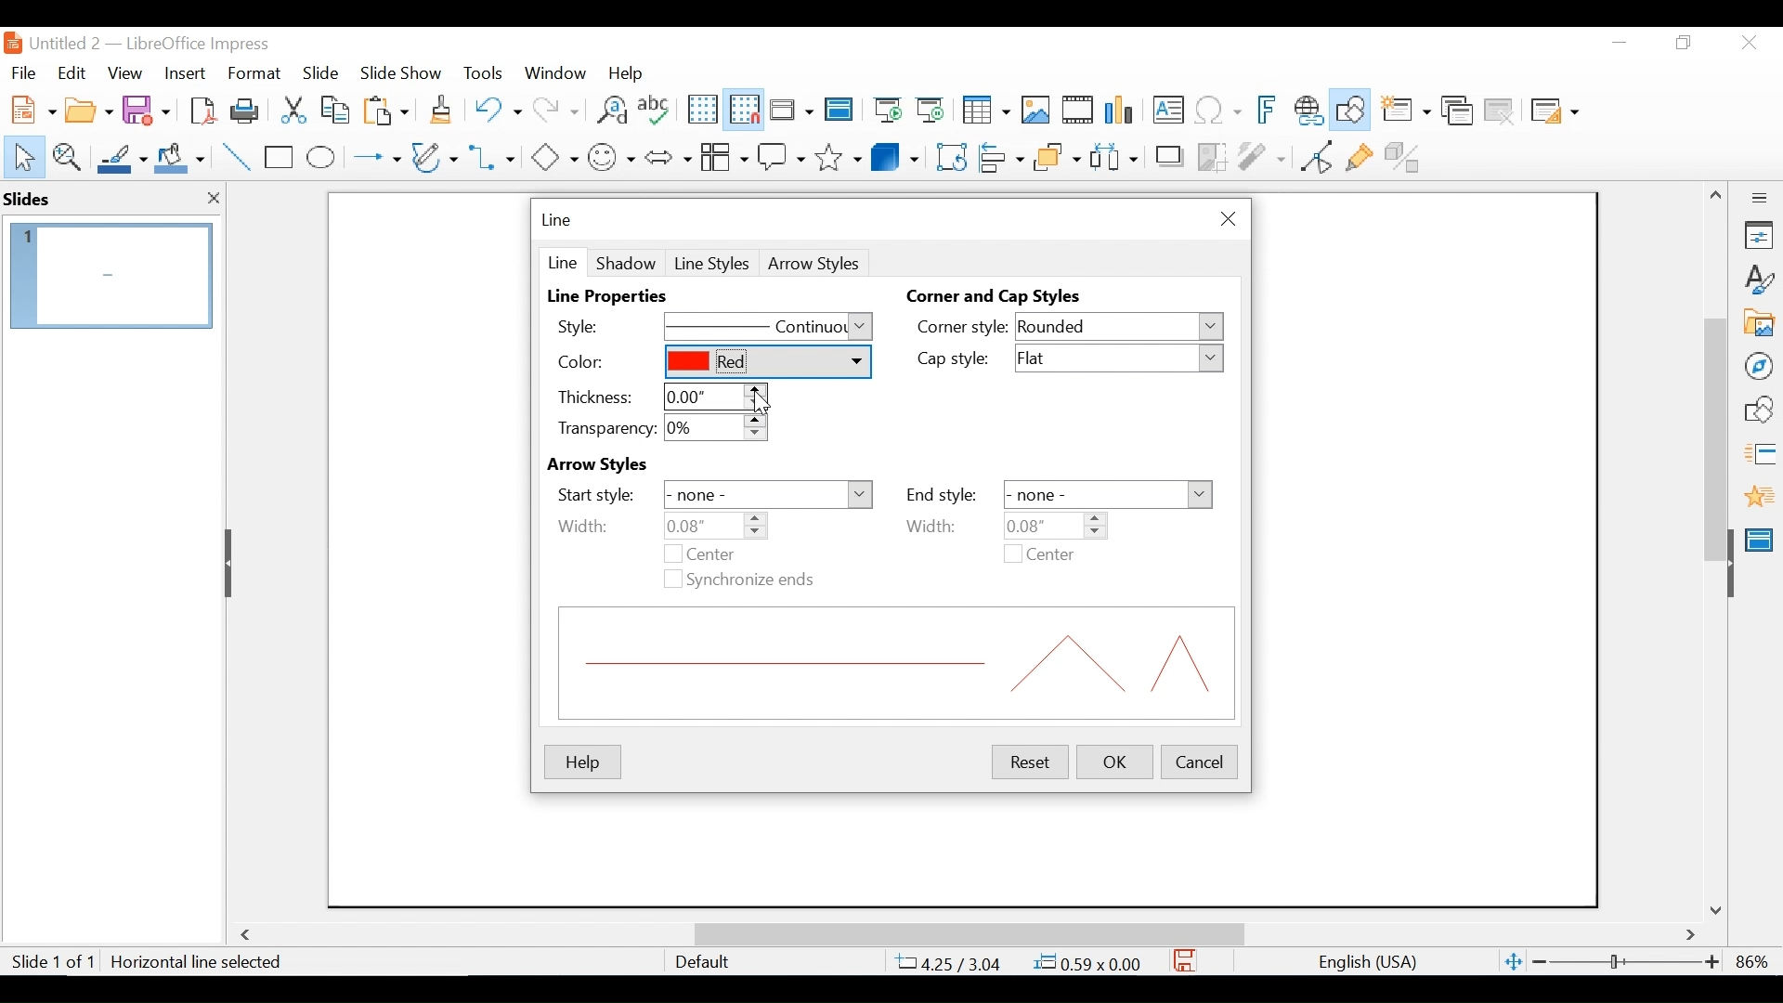  I want to click on Rectangle, so click(280, 158).